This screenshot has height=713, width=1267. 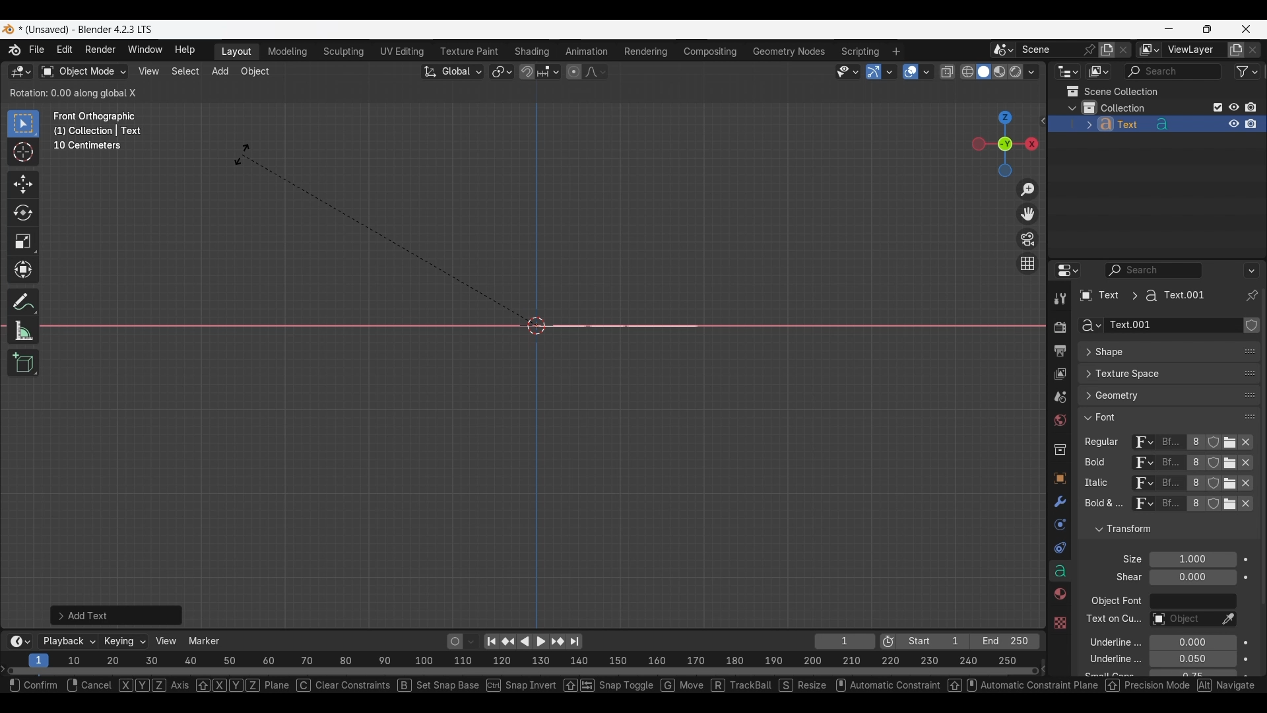 What do you see at coordinates (1227, 620) in the screenshot?
I see `Eyedropper data-block` at bounding box center [1227, 620].